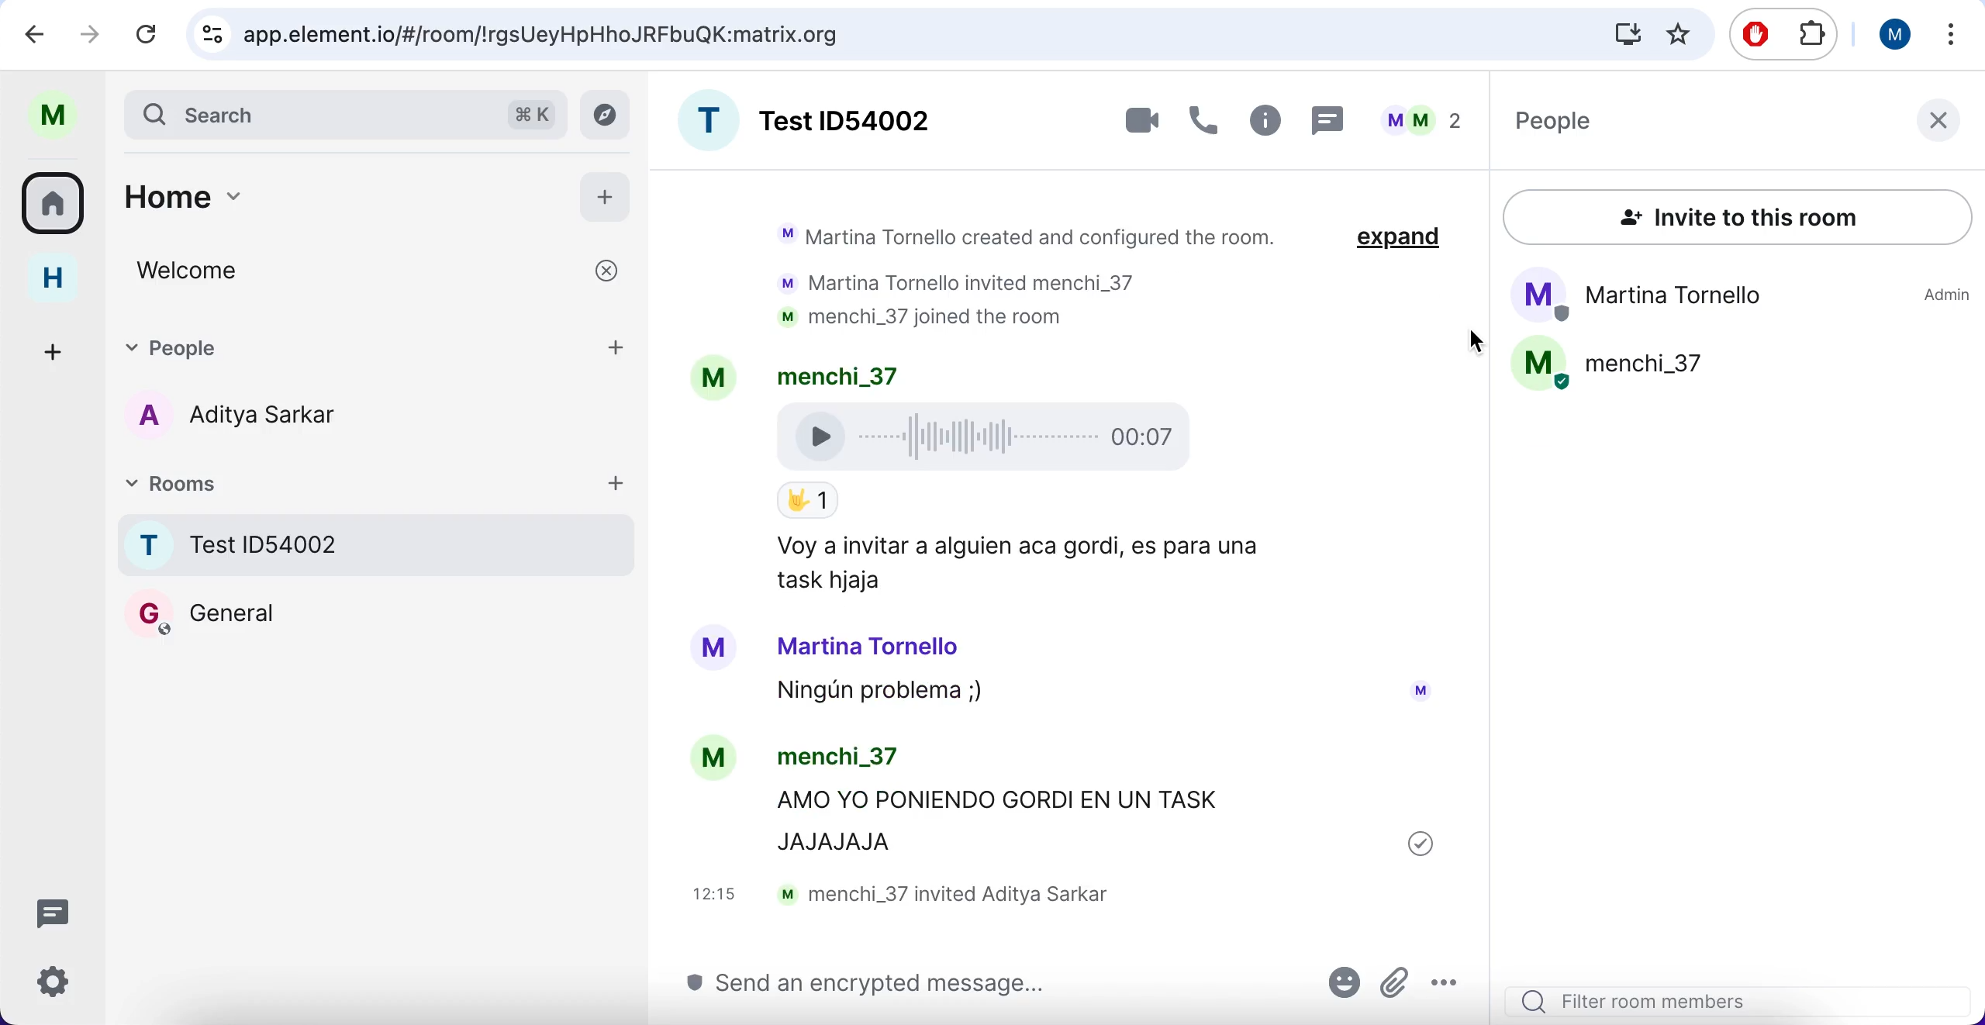 The image size is (1985, 1025). I want to click on Ningun problema ;), so click(890, 692).